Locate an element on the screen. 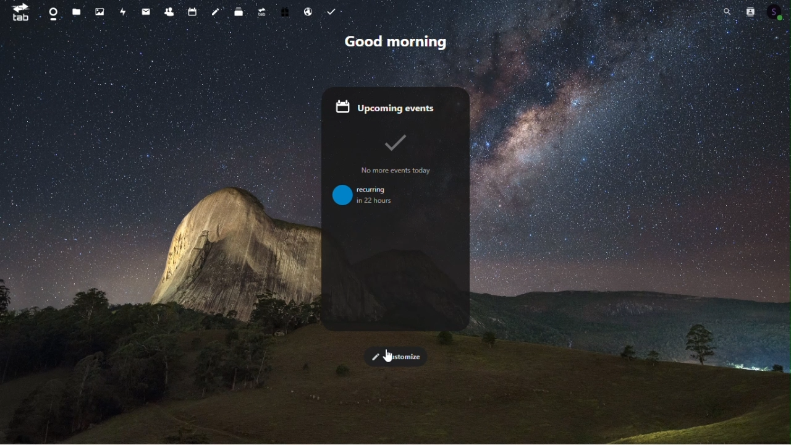  Email hosting is located at coordinates (310, 11).